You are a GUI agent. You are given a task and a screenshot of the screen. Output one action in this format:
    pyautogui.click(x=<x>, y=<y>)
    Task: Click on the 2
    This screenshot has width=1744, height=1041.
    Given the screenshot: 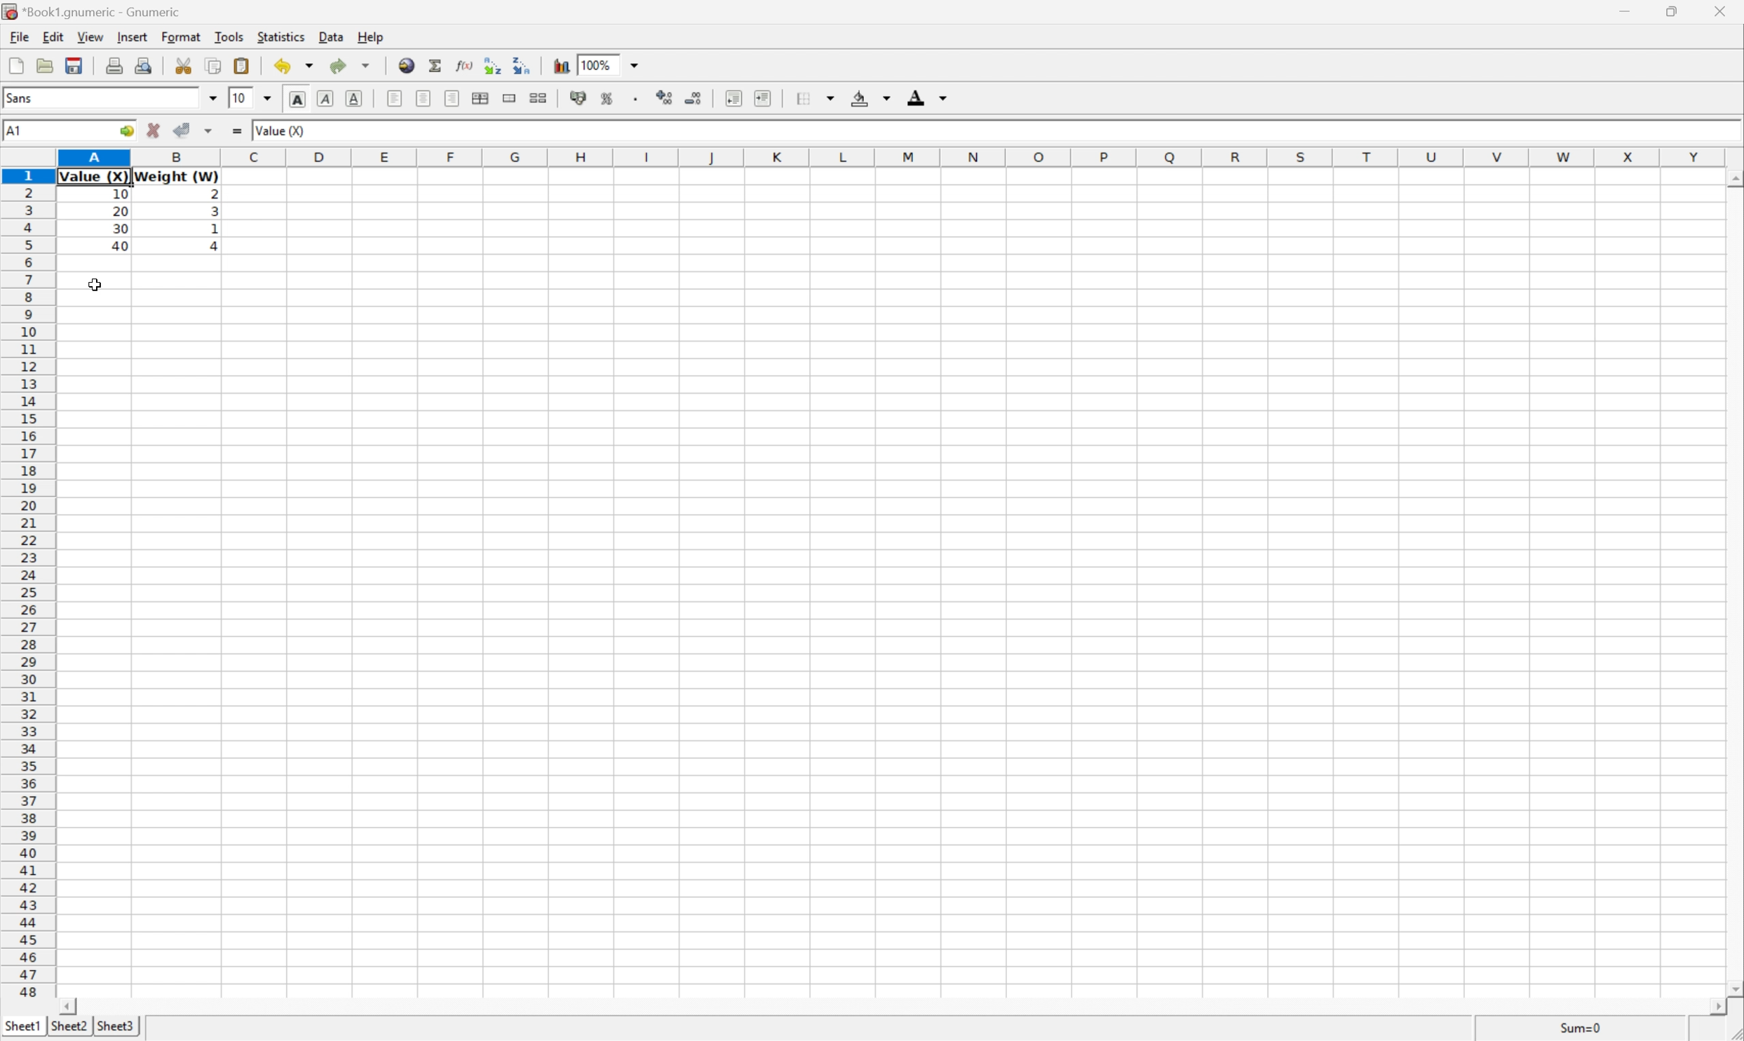 What is the action you would take?
    pyautogui.click(x=219, y=194)
    